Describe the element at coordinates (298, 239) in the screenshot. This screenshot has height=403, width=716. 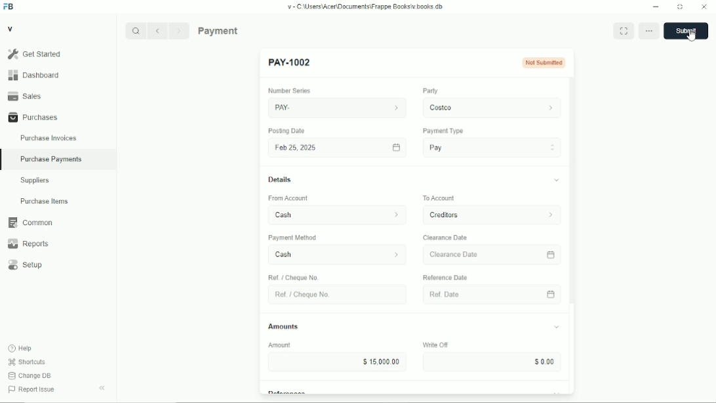
I see `‘Payment Method` at that location.